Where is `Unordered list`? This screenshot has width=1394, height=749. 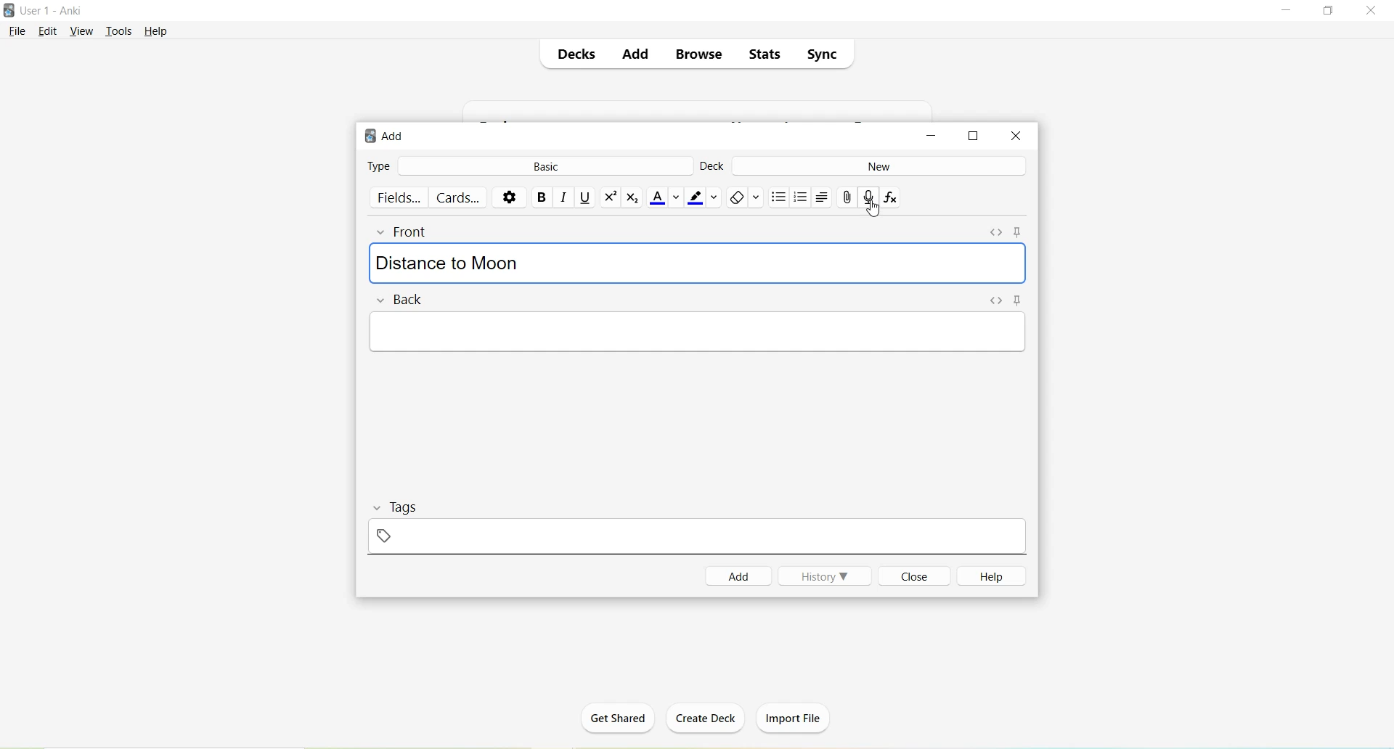 Unordered list is located at coordinates (778, 197).